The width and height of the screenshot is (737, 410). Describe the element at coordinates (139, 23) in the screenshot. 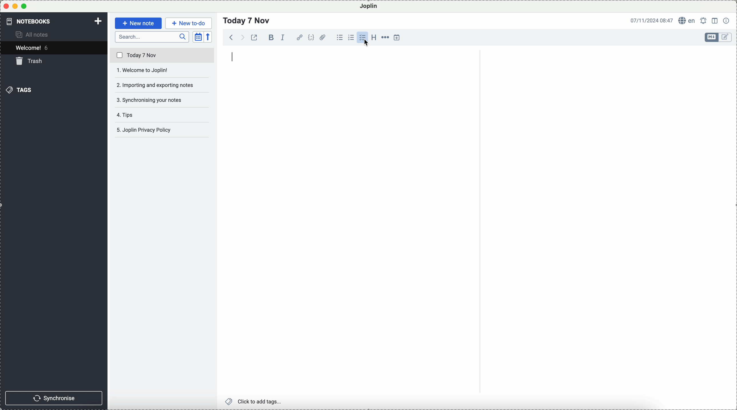

I see `new note button` at that location.